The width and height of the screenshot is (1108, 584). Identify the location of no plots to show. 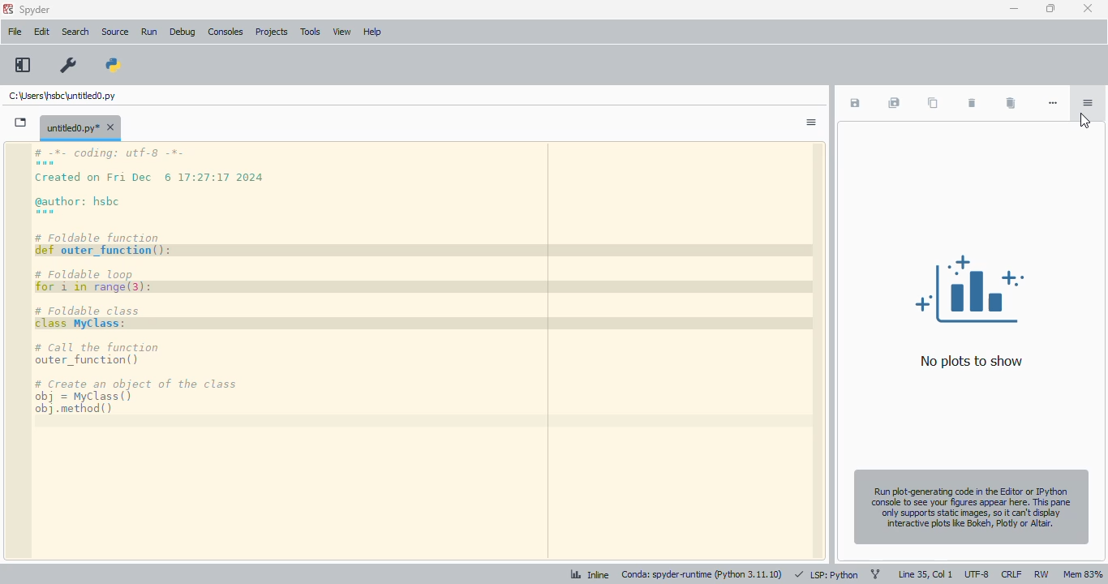
(971, 311).